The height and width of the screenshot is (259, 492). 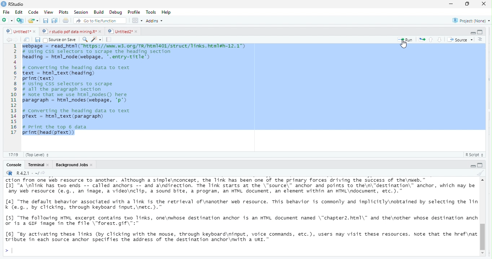 What do you see at coordinates (54, 21) in the screenshot?
I see `save all open document` at bounding box center [54, 21].